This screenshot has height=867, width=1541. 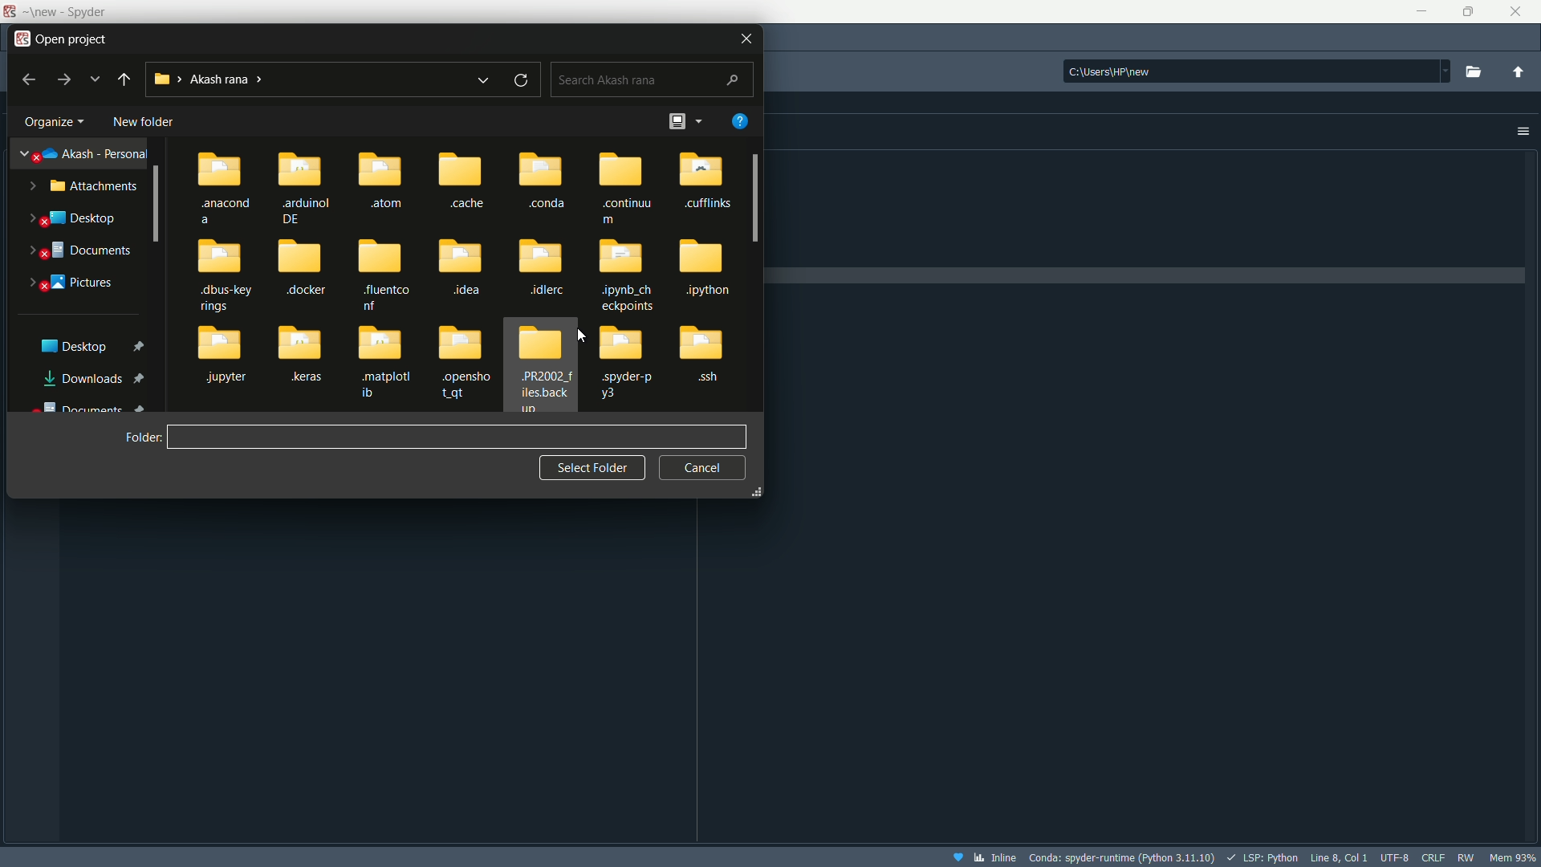 I want to click on interpreter, so click(x=1124, y=857).